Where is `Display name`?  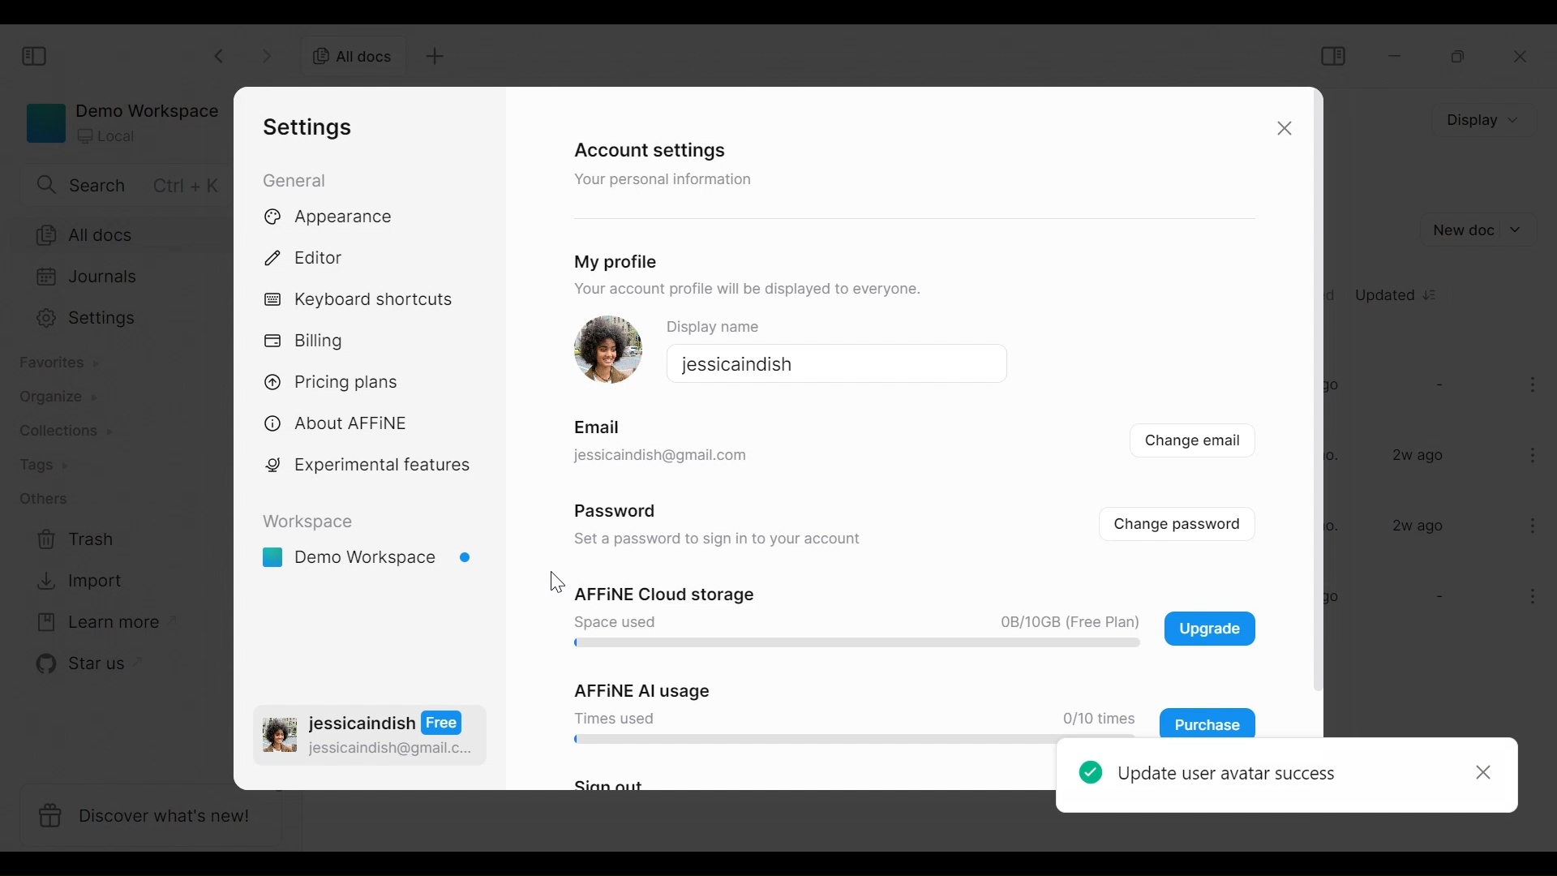
Display name is located at coordinates (726, 324).